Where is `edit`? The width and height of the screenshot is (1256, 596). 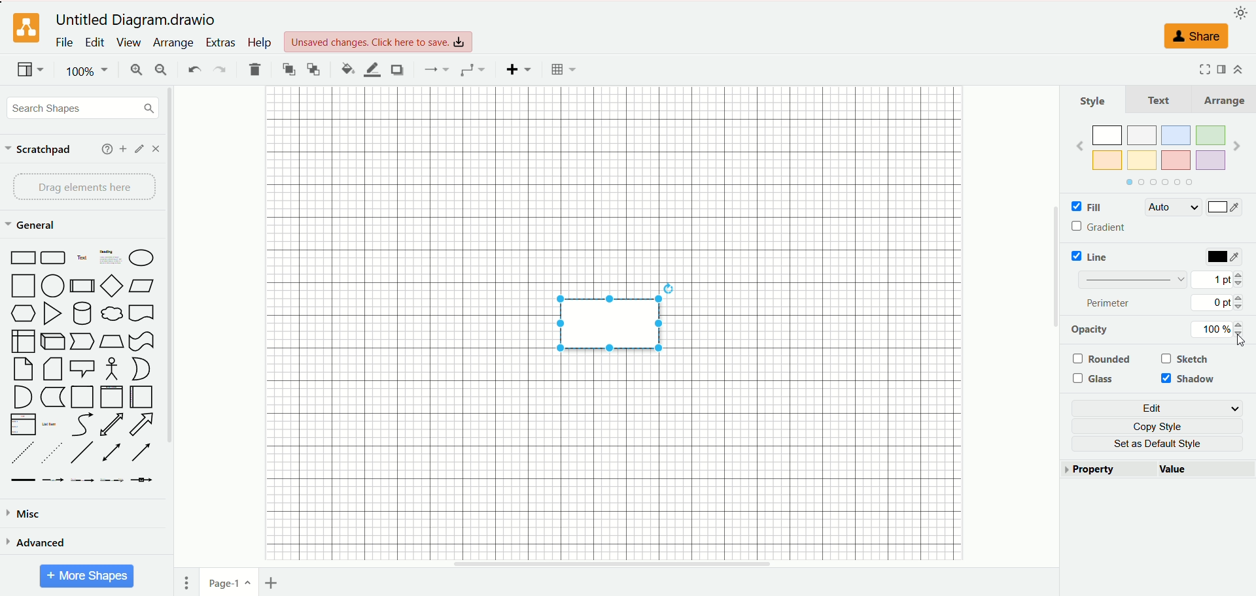 edit is located at coordinates (1160, 408).